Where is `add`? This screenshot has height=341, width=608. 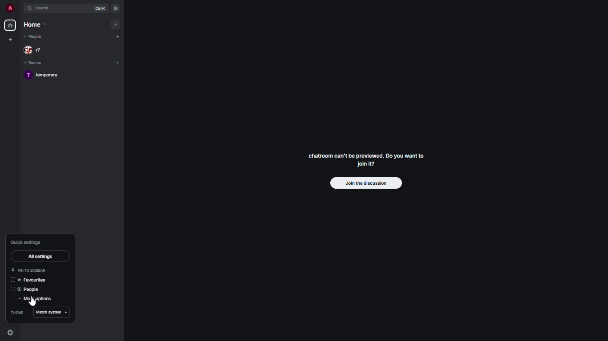 add is located at coordinates (120, 36).